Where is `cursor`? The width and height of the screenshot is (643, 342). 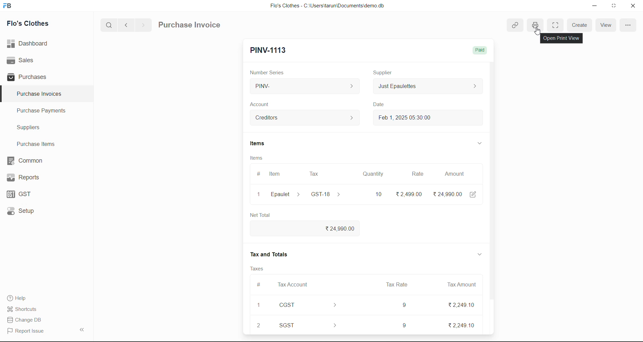
cursor is located at coordinates (540, 32).